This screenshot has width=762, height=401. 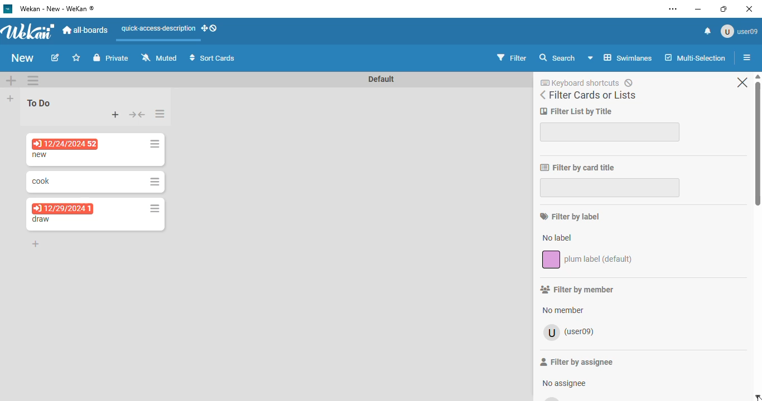 What do you see at coordinates (23, 58) in the screenshot?
I see `board name` at bounding box center [23, 58].